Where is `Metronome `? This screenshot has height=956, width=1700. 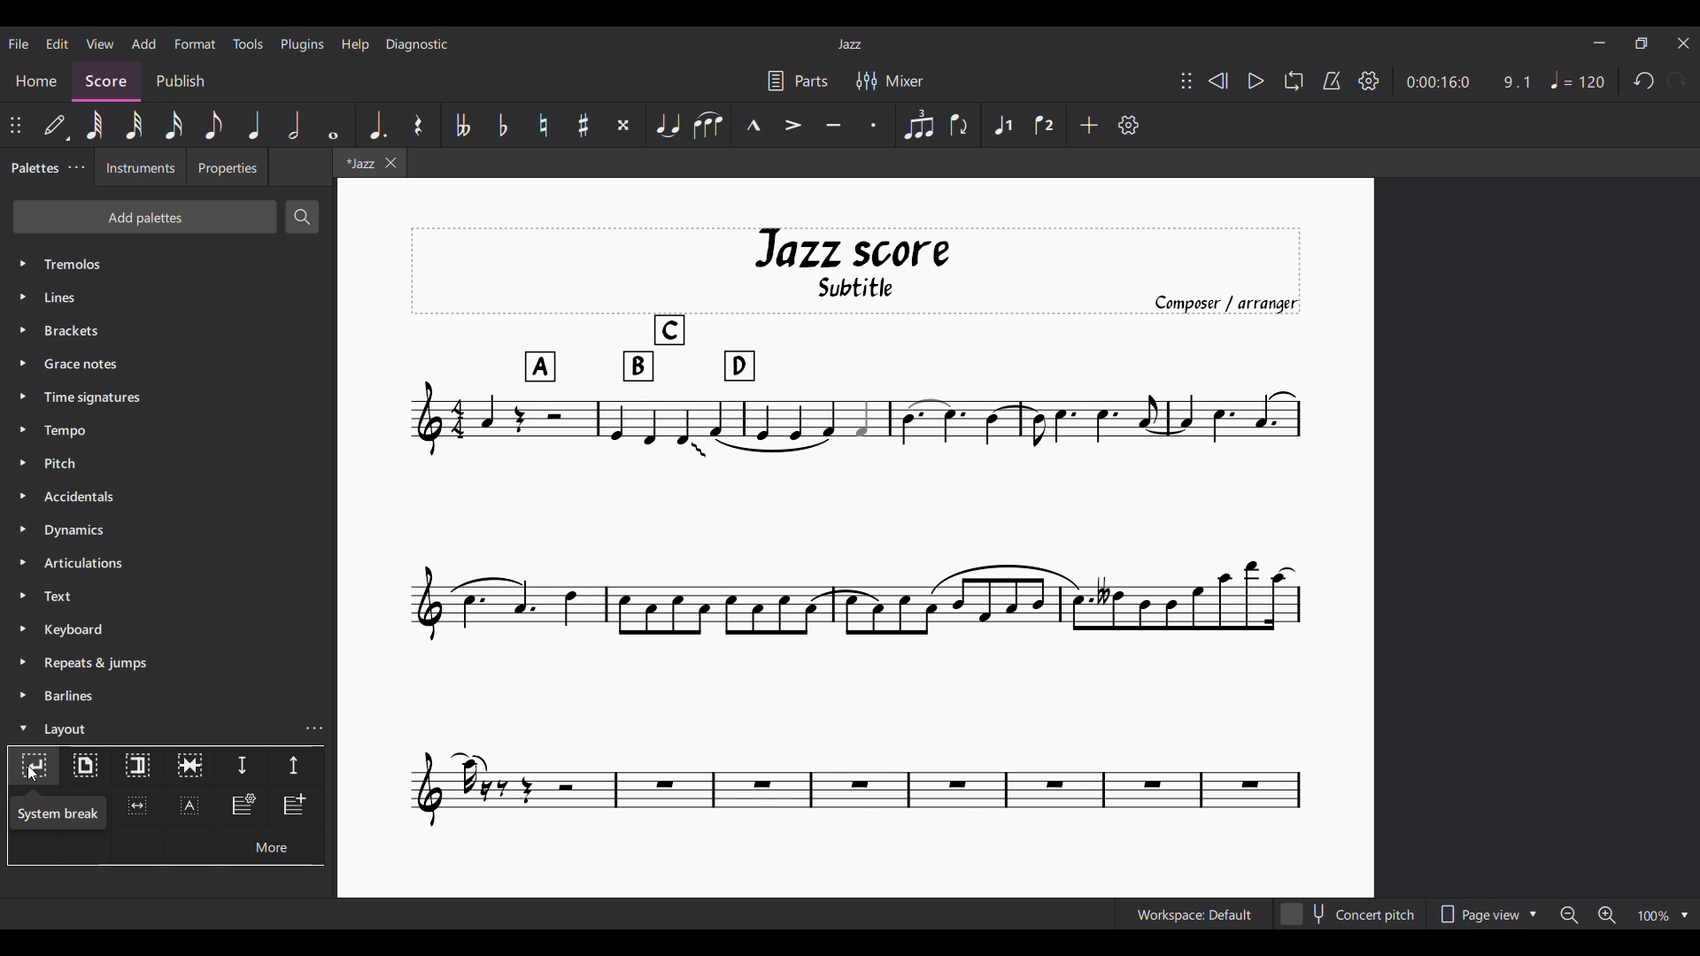 Metronome  is located at coordinates (1332, 81).